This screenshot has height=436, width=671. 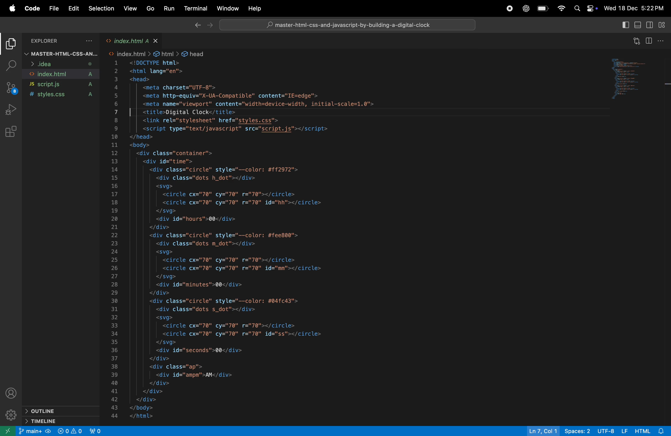 What do you see at coordinates (228, 8) in the screenshot?
I see `window` at bounding box center [228, 8].